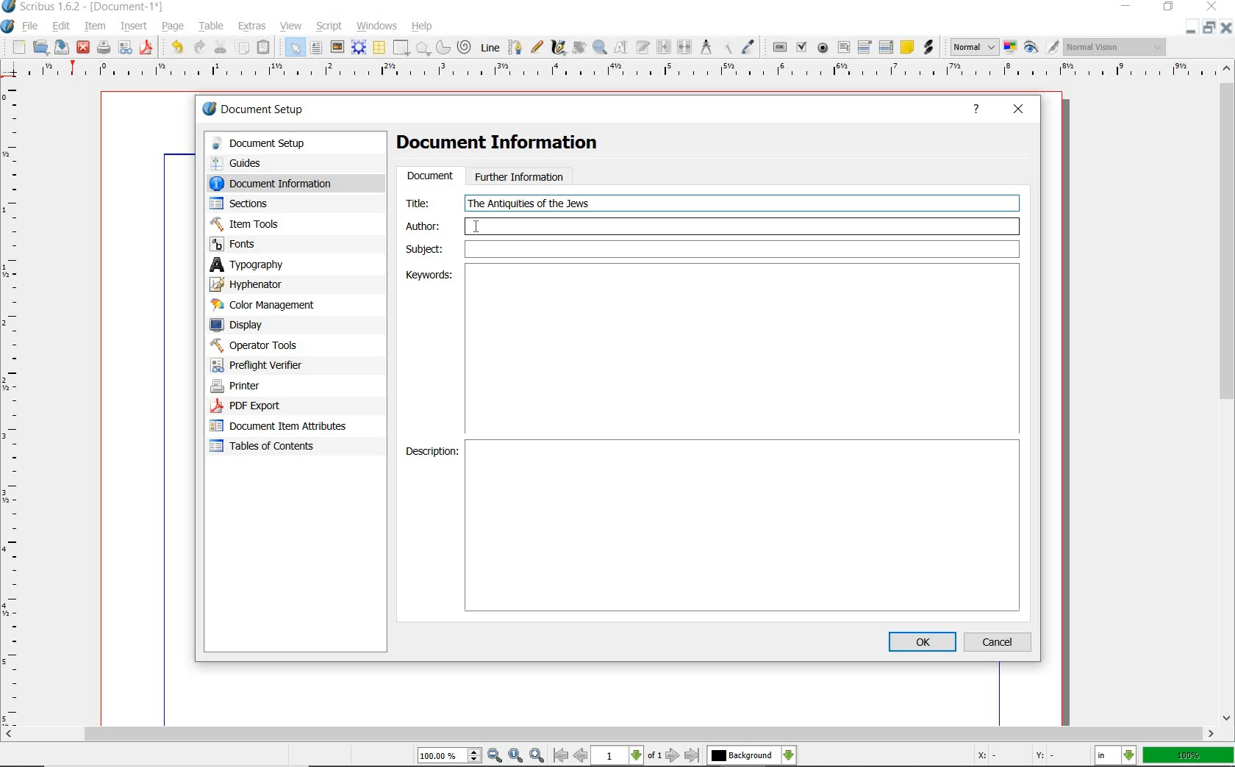  Describe the element at coordinates (41, 47) in the screenshot. I see `open` at that location.